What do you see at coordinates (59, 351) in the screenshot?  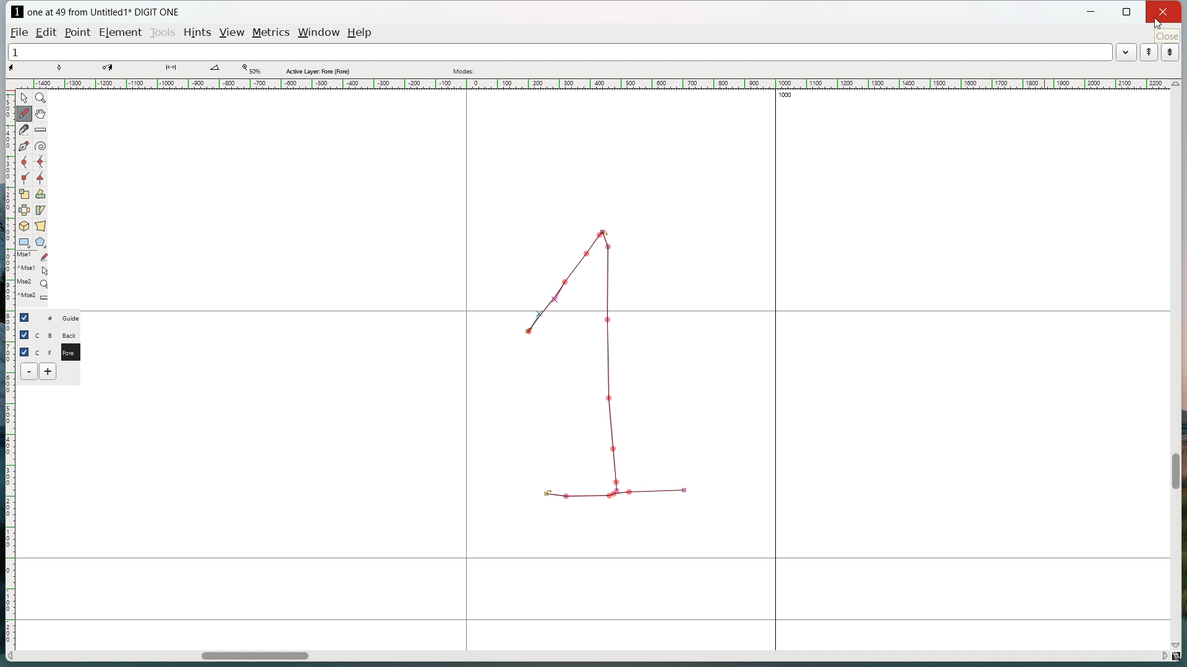 I see `C F Fore` at bounding box center [59, 351].